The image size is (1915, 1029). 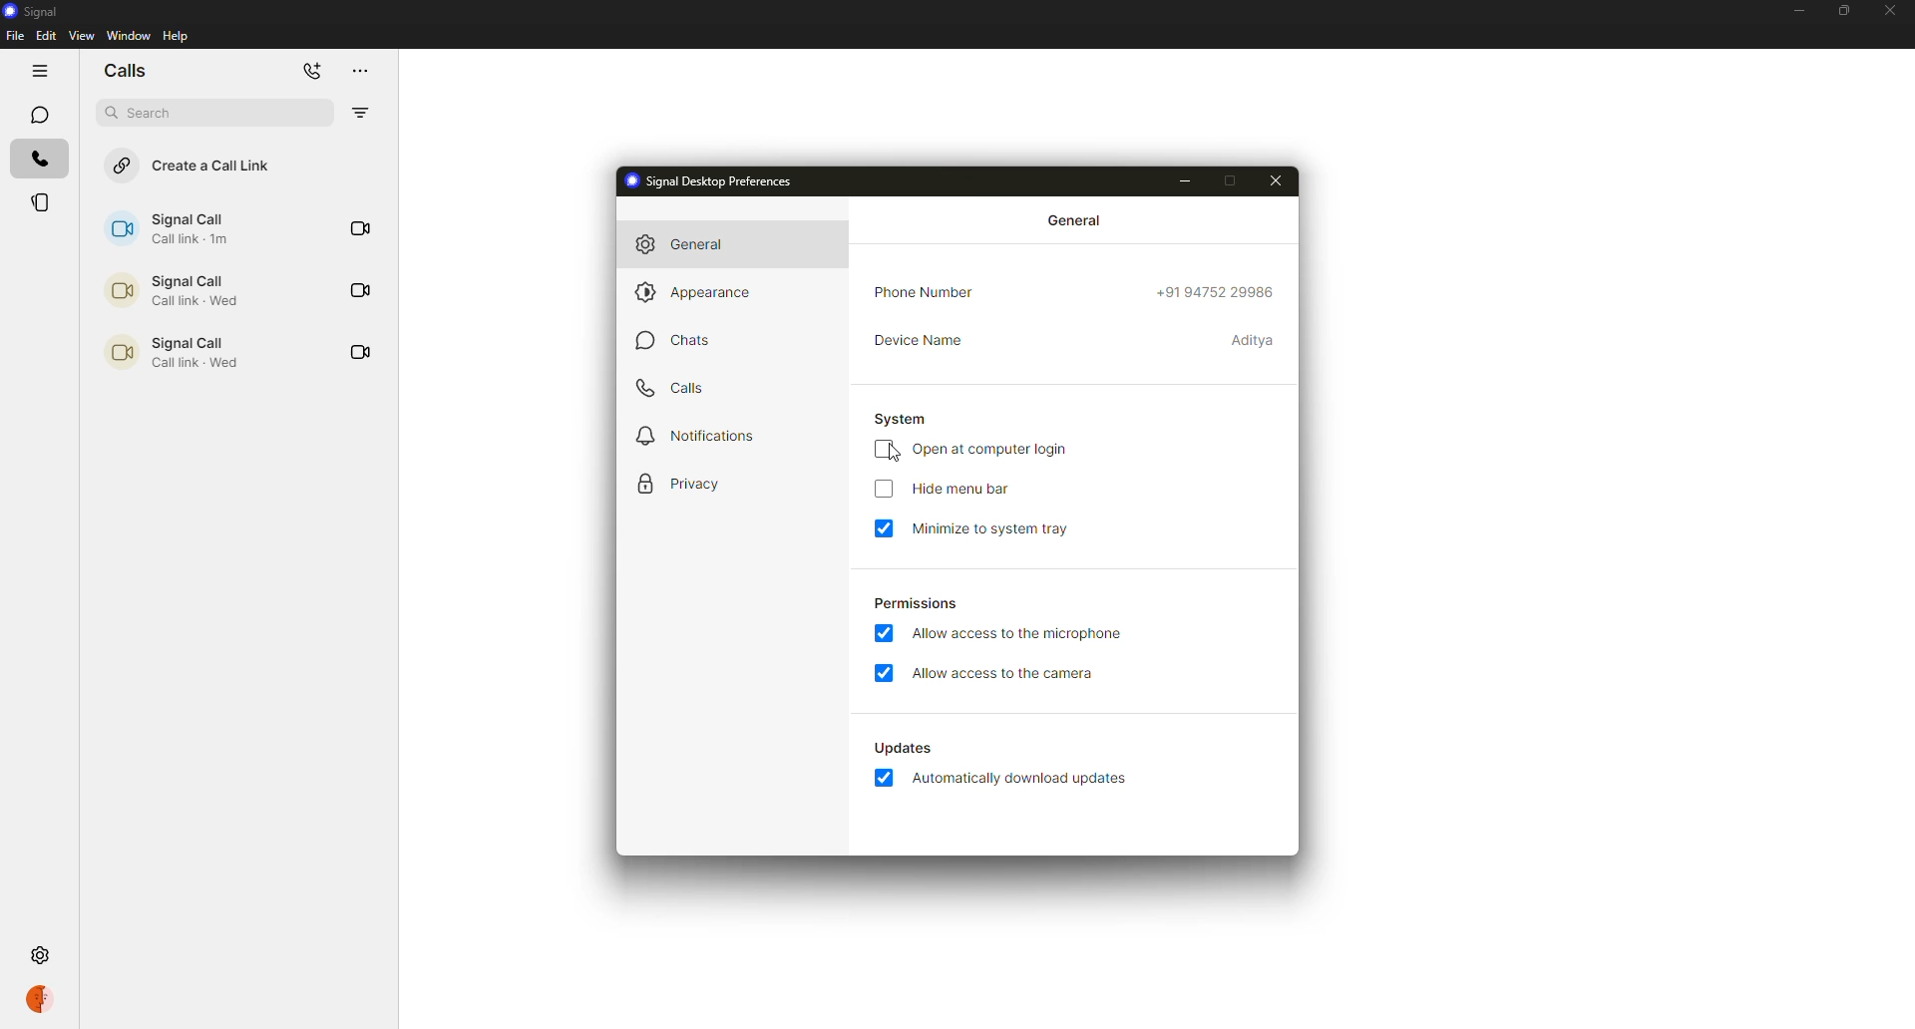 I want to click on appearance, so click(x=695, y=295).